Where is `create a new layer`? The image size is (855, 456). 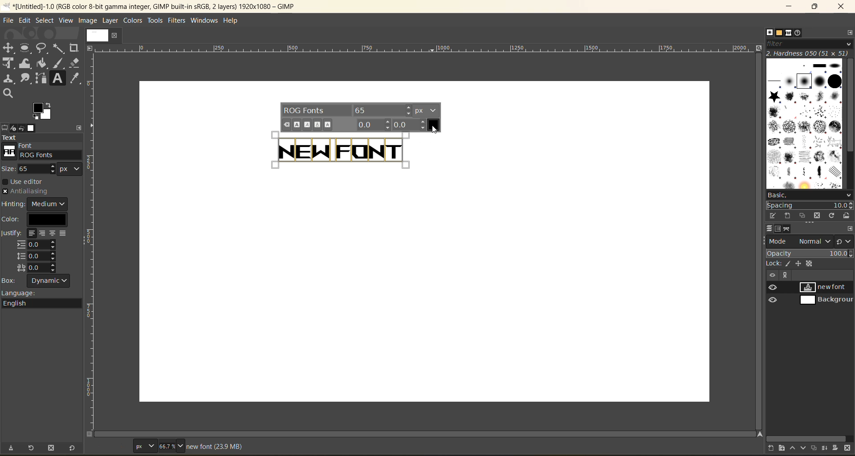 create a new layer is located at coordinates (773, 448).